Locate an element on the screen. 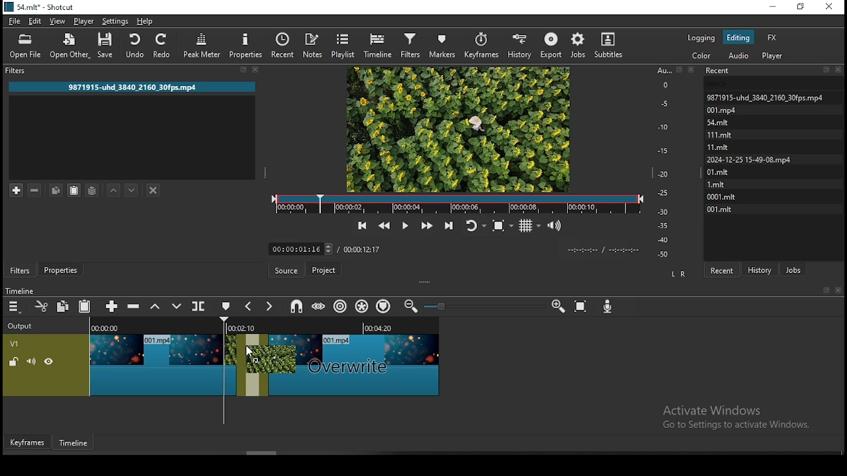  paste is located at coordinates (85, 305).